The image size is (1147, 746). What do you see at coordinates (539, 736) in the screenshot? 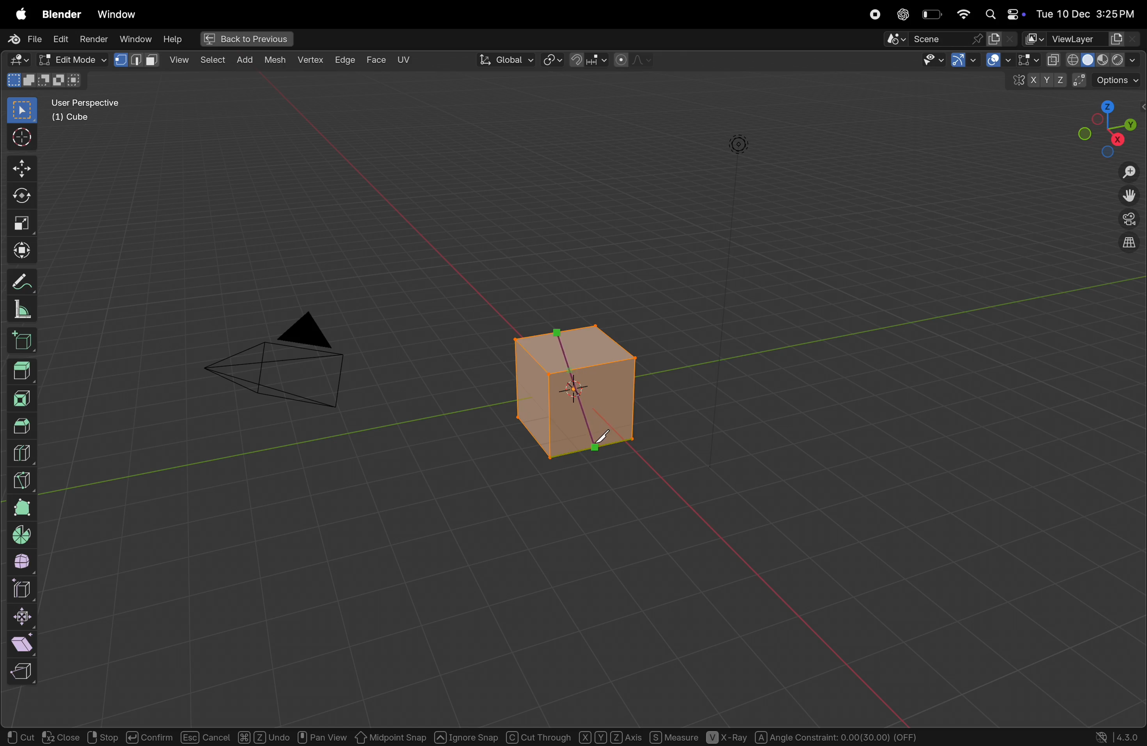
I see `Cut Through` at bounding box center [539, 736].